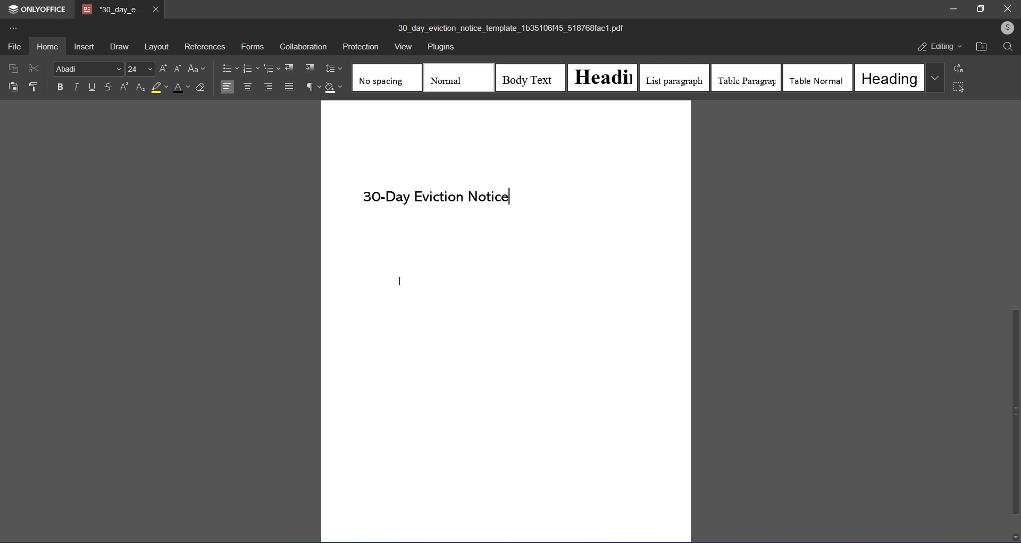 The width and height of the screenshot is (1021, 543). Describe the element at coordinates (198, 69) in the screenshot. I see `change case` at that location.